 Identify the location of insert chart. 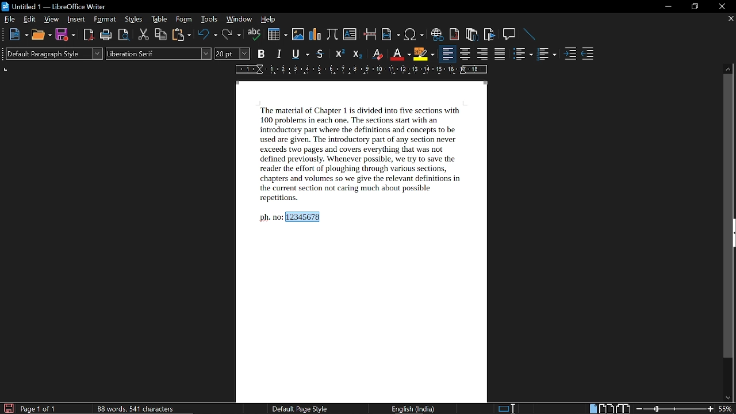
(315, 34).